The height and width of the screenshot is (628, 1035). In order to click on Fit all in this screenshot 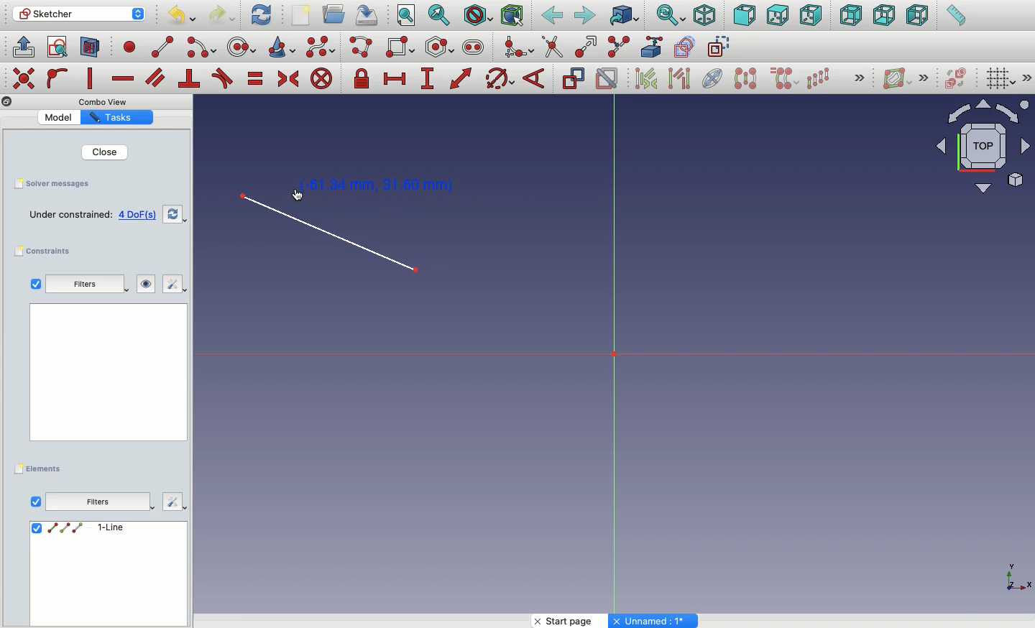, I will do `click(408, 16)`.